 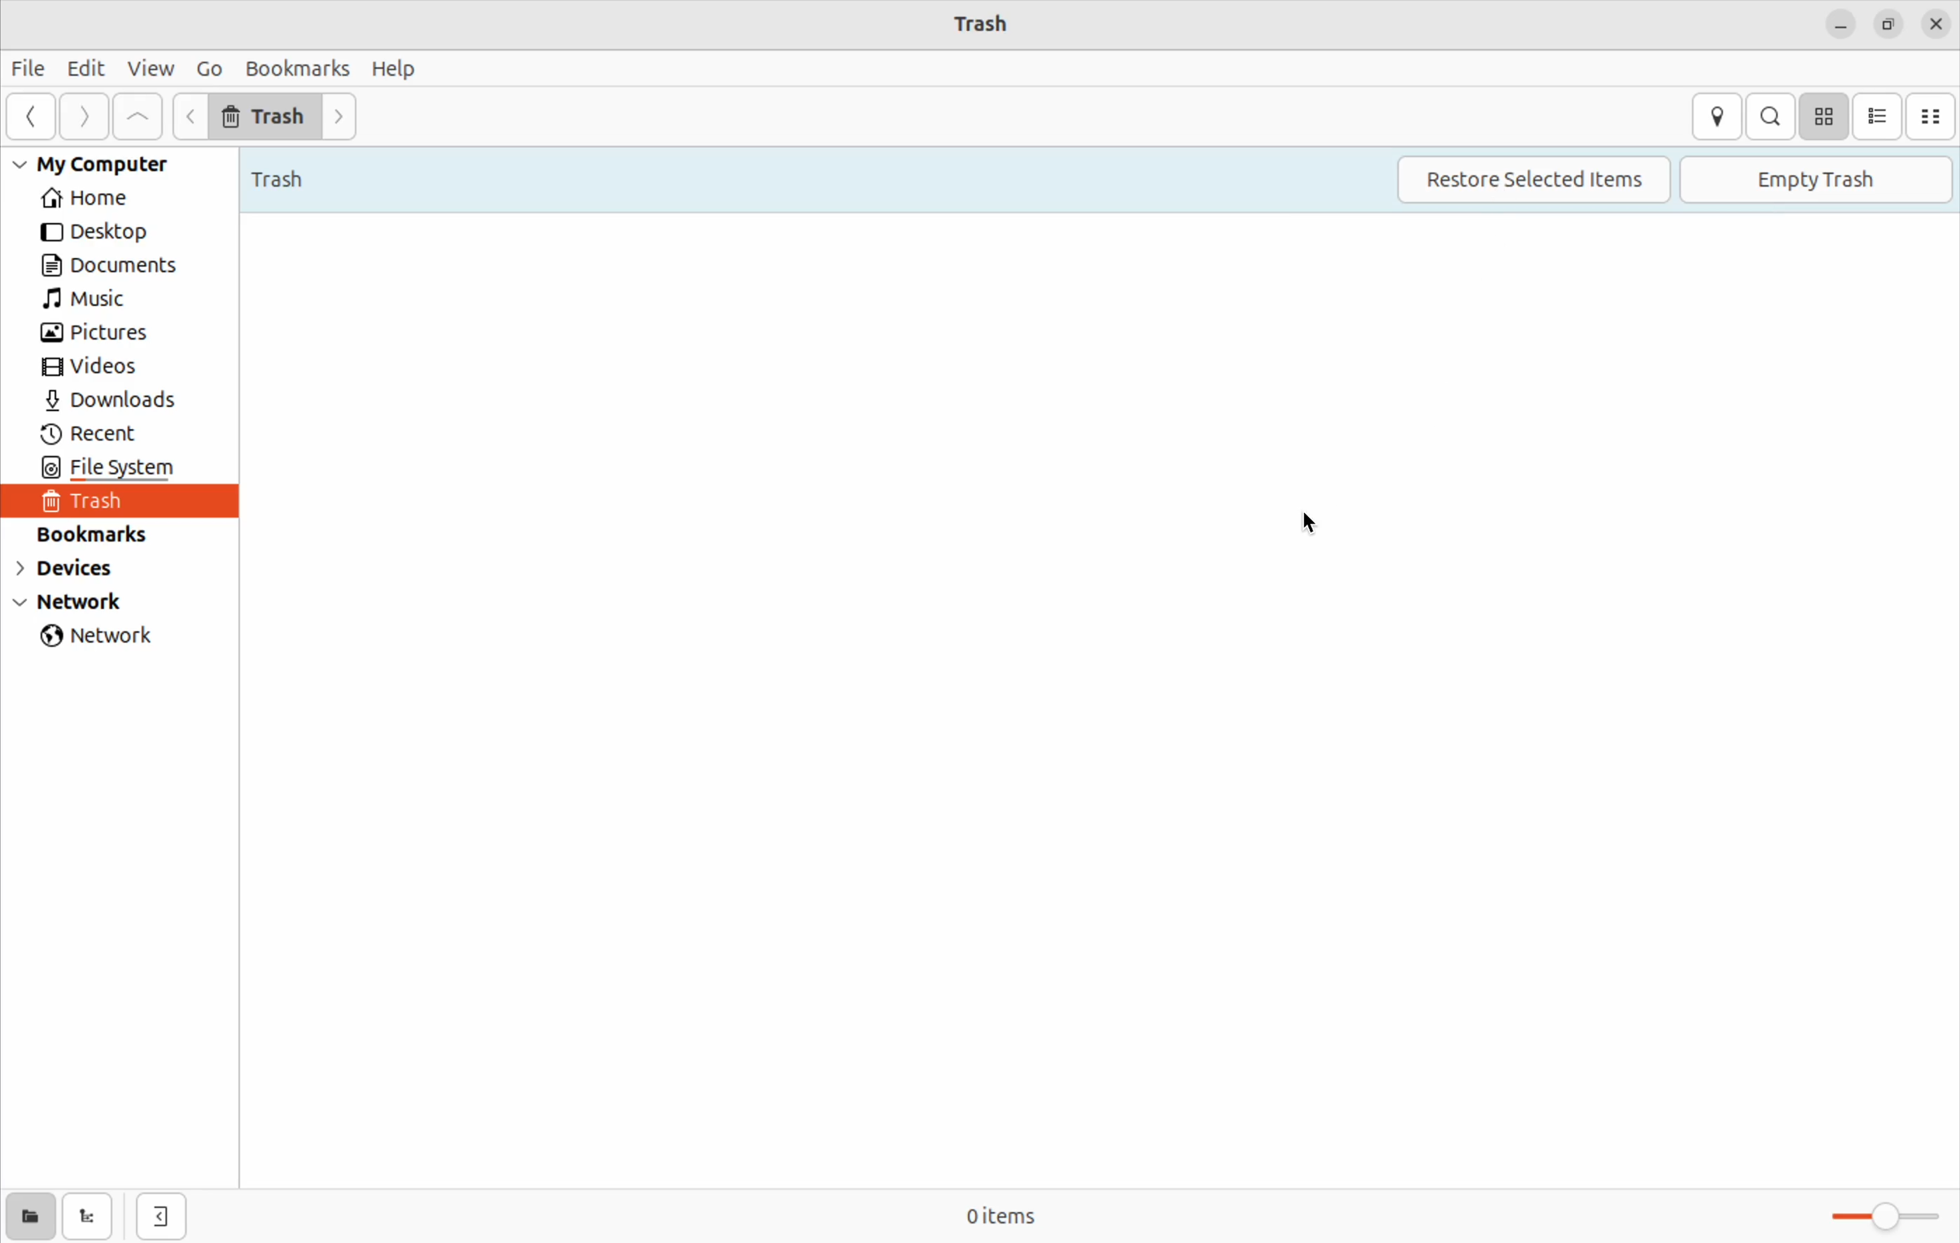 What do you see at coordinates (91, 1218) in the screenshot?
I see `show tree view` at bounding box center [91, 1218].